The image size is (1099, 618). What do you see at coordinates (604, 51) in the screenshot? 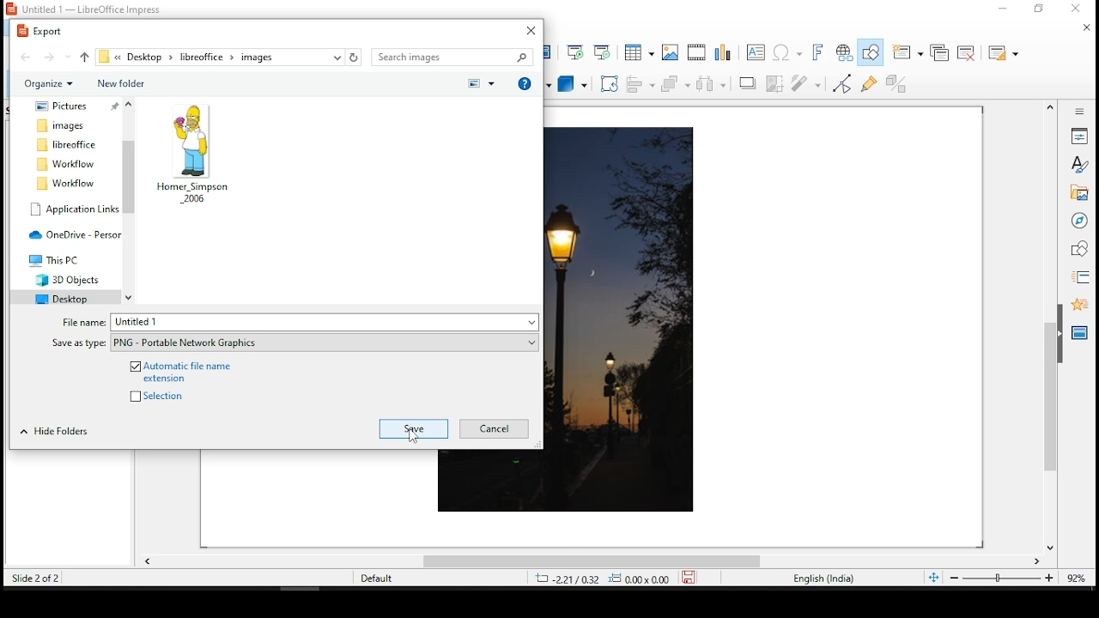
I see `start from current slide` at bounding box center [604, 51].